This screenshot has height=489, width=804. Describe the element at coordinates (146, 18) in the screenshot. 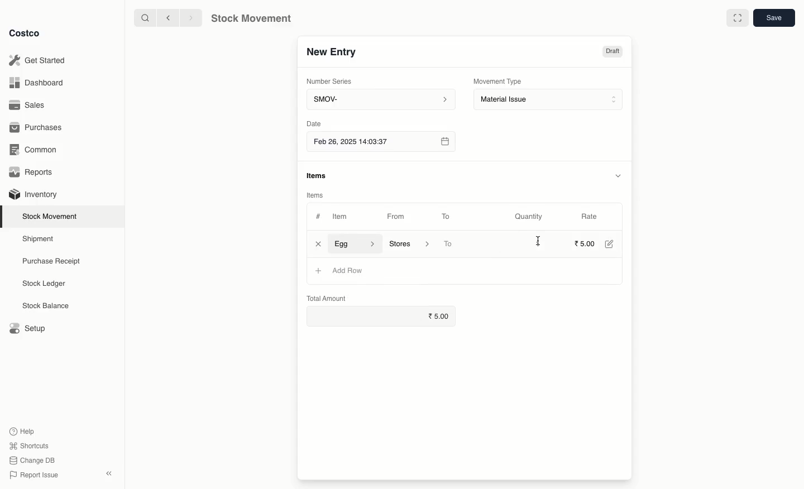

I see `search` at that location.